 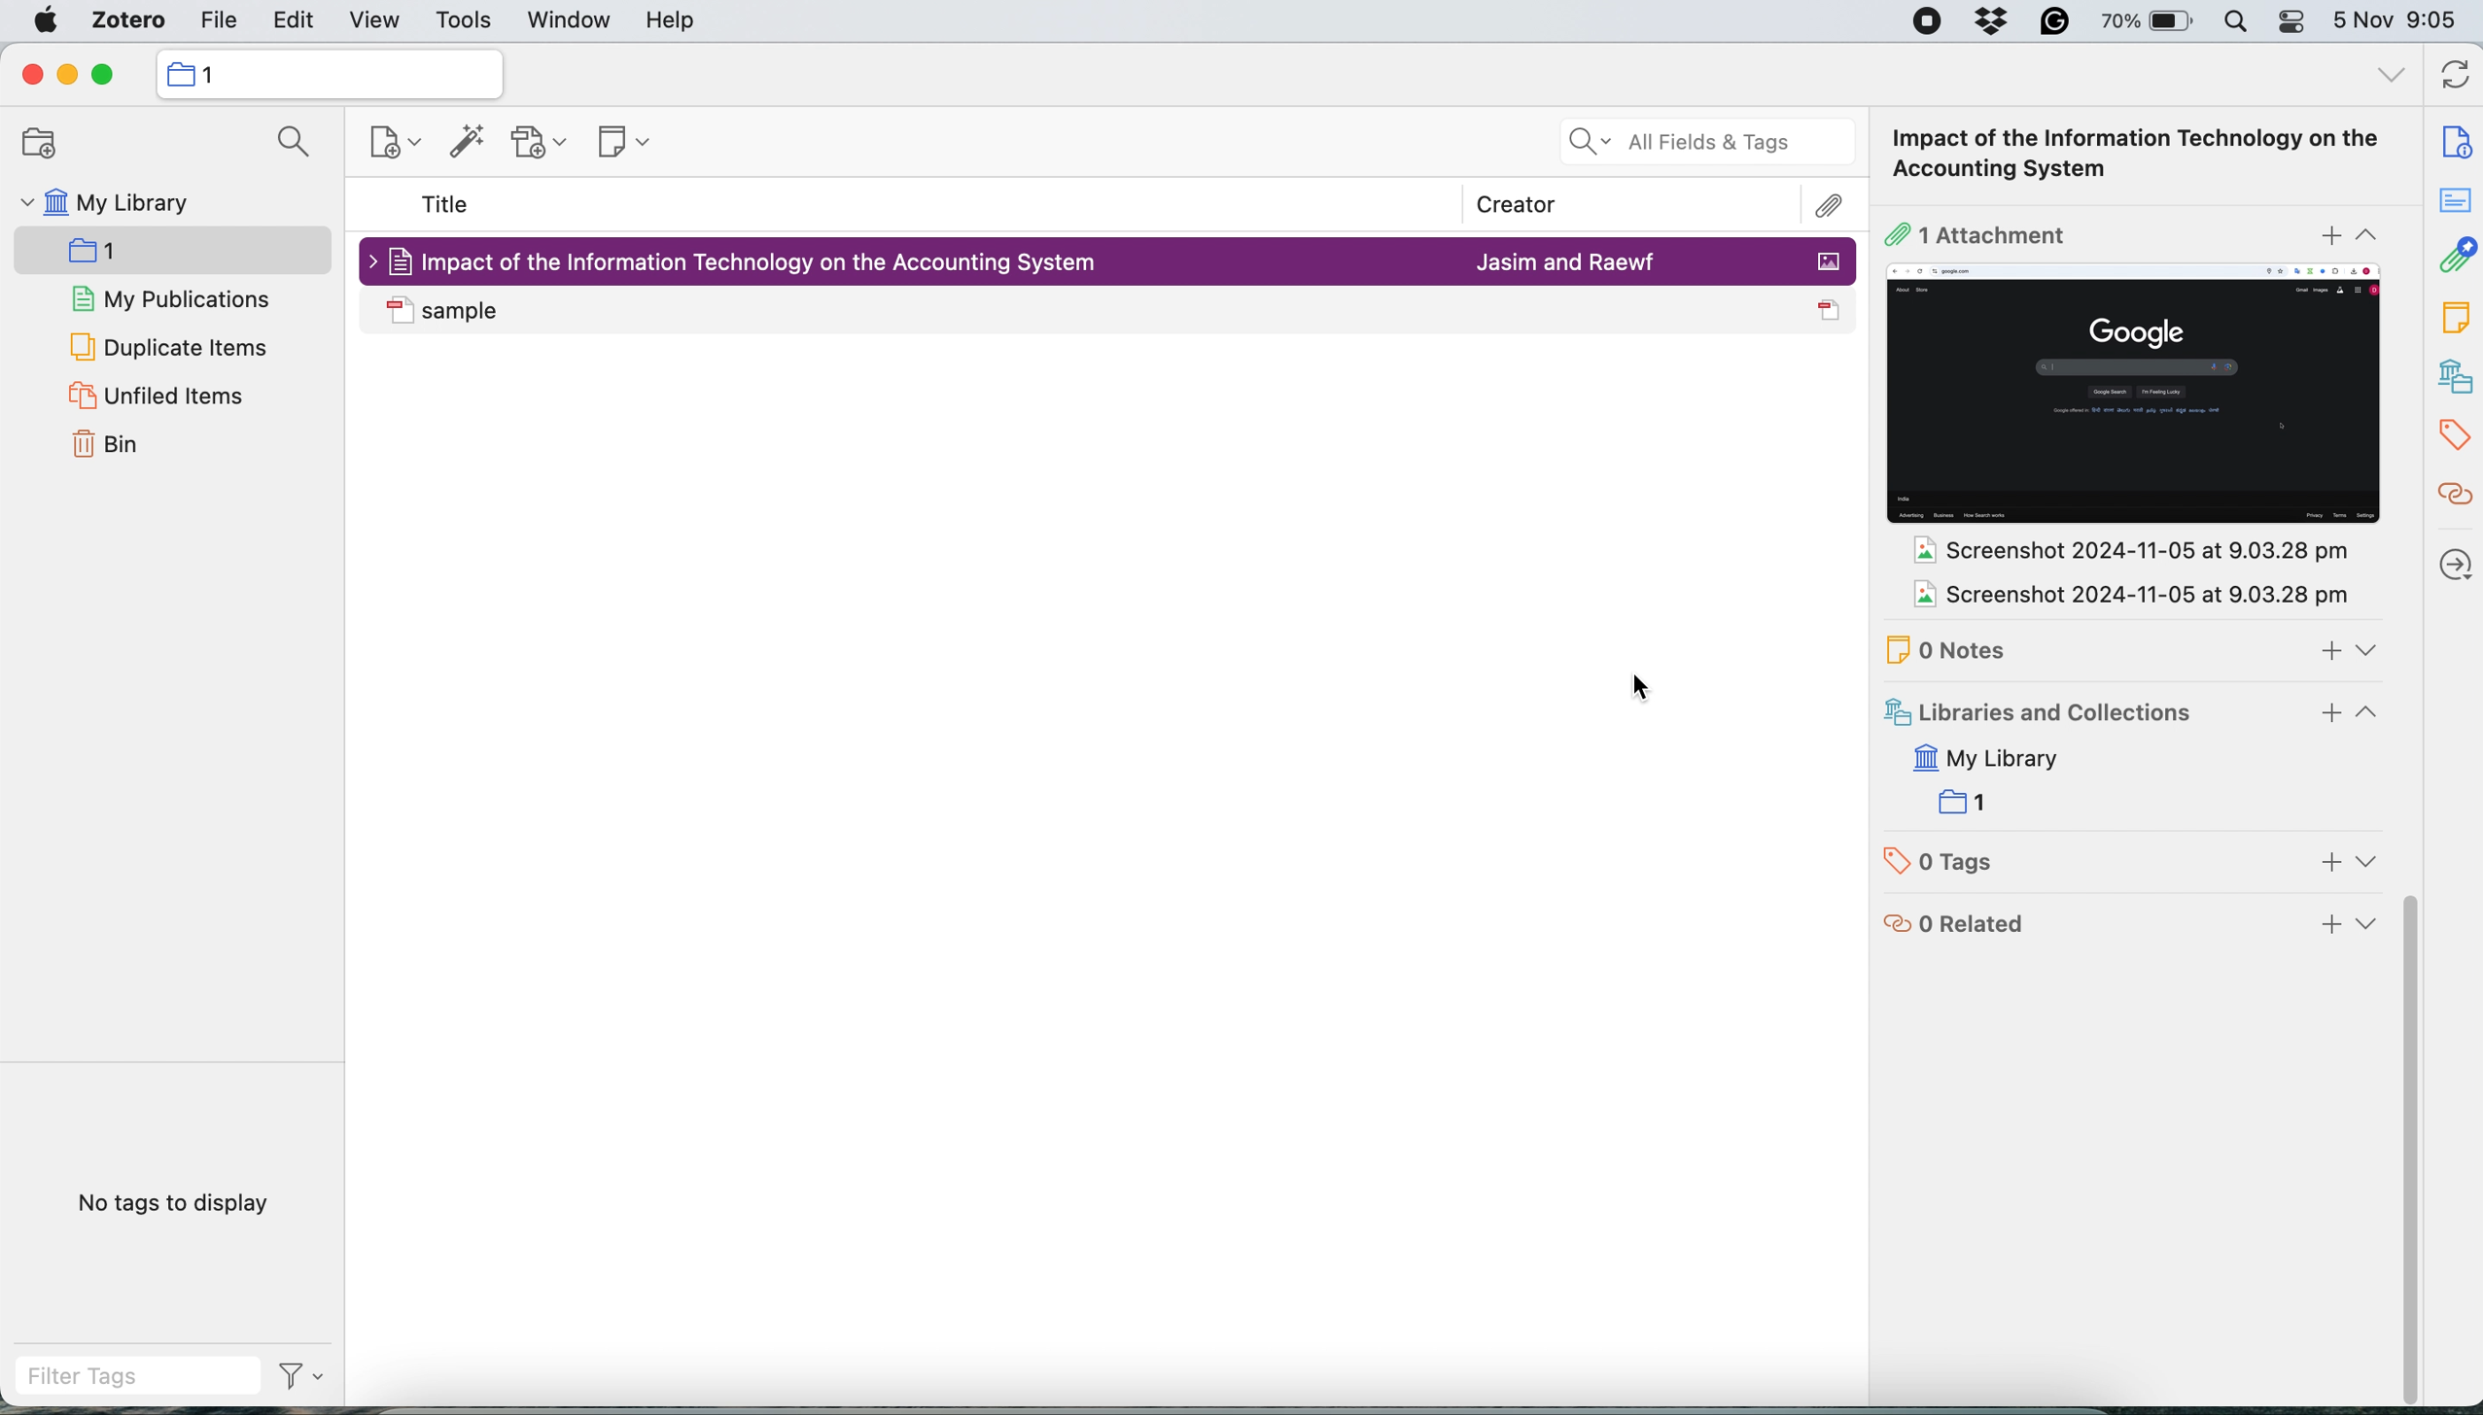 What do you see at coordinates (2401, 22) in the screenshot?
I see `5 Nov 9:05` at bounding box center [2401, 22].